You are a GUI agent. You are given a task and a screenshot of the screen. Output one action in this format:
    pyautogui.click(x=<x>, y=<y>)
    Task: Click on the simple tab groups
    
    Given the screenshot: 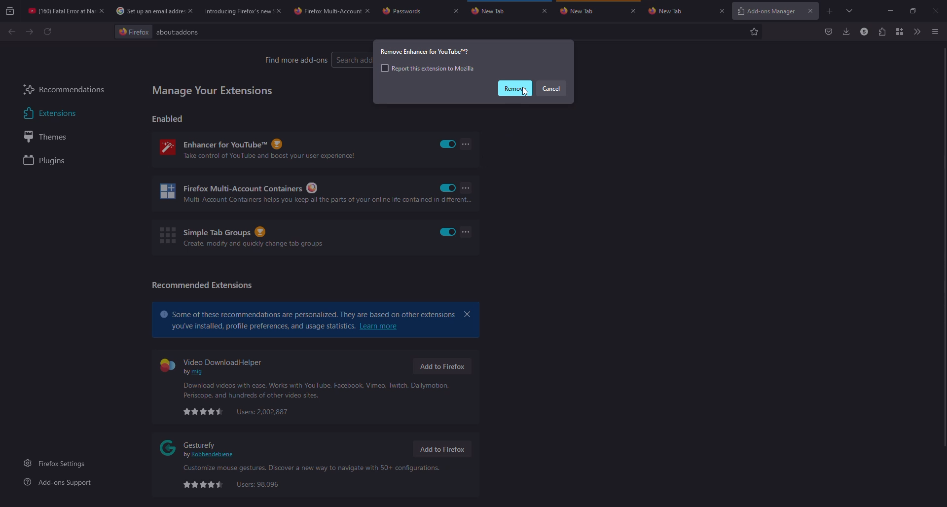 What is the action you would take?
    pyautogui.click(x=241, y=237)
    